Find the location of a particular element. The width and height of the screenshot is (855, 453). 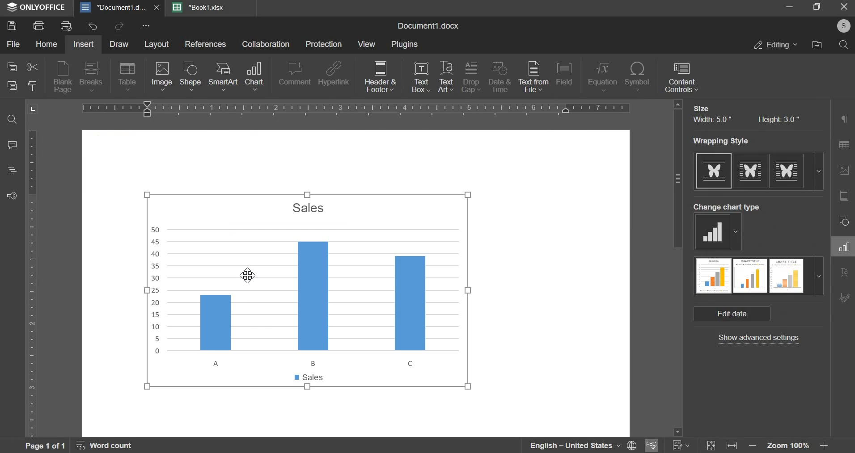

account is located at coordinates (842, 28).